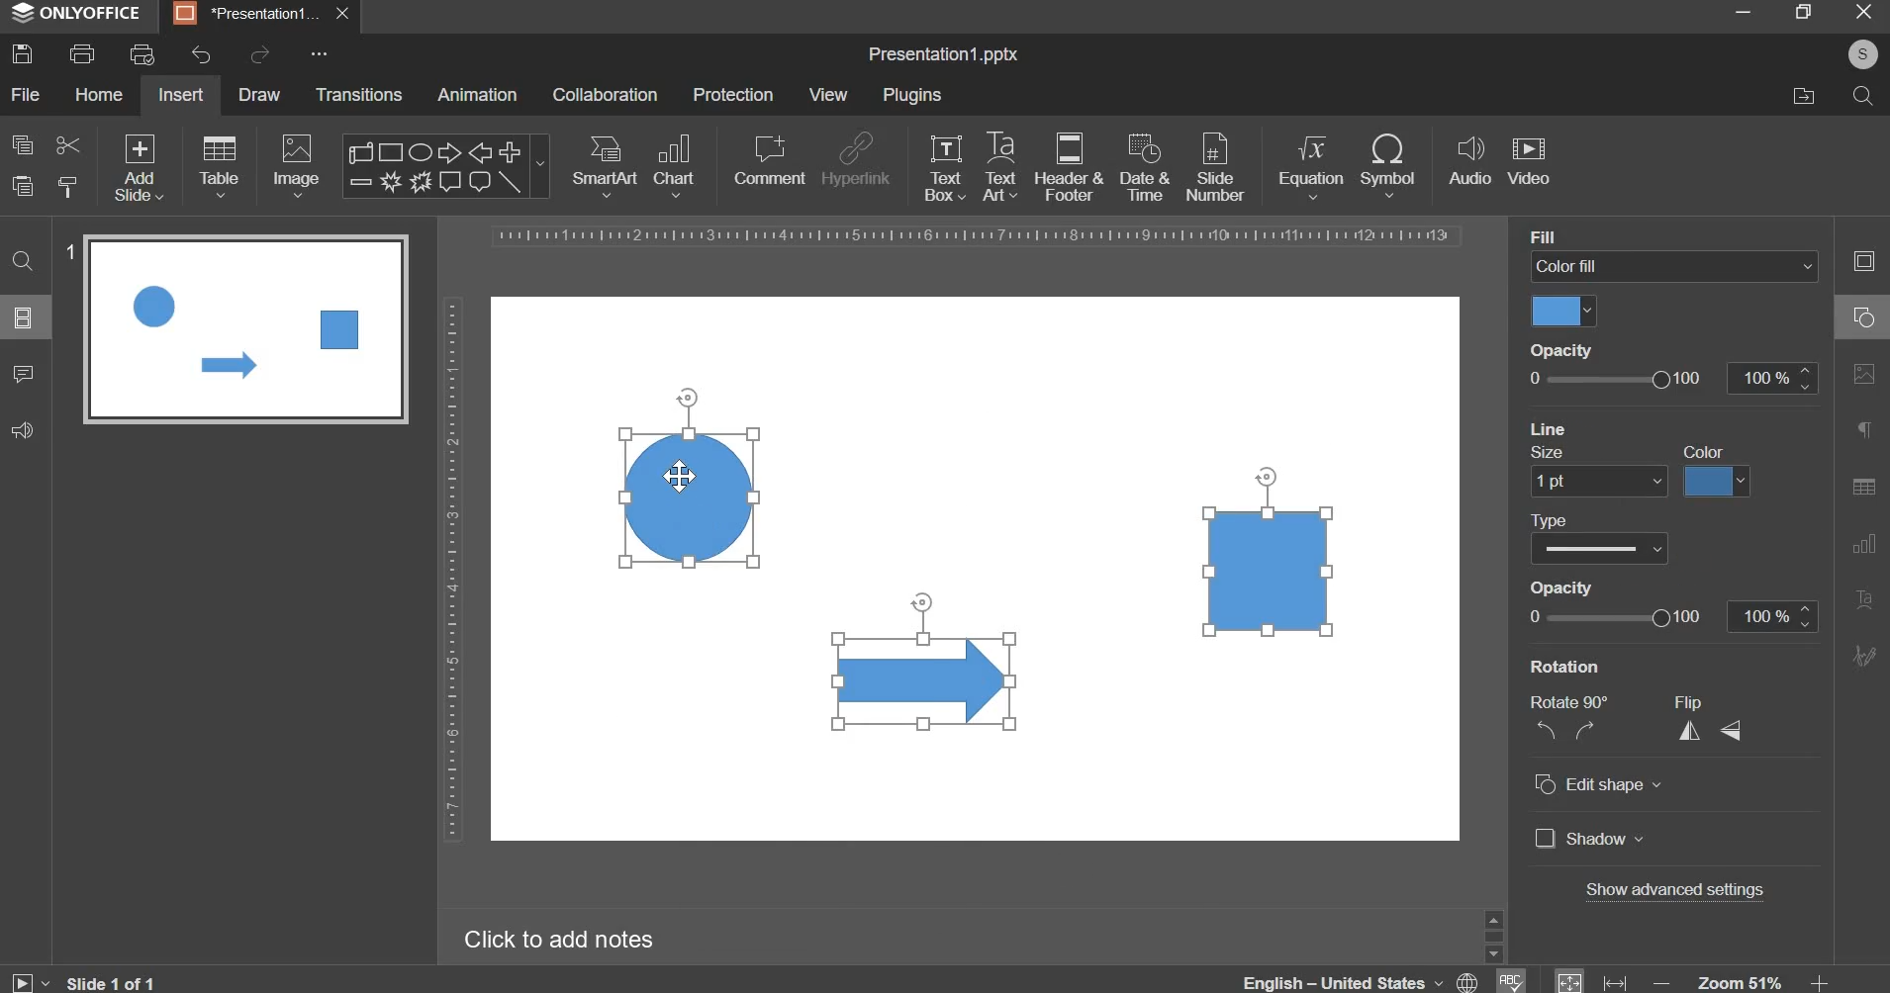  I want to click on rotate, so click(694, 394).